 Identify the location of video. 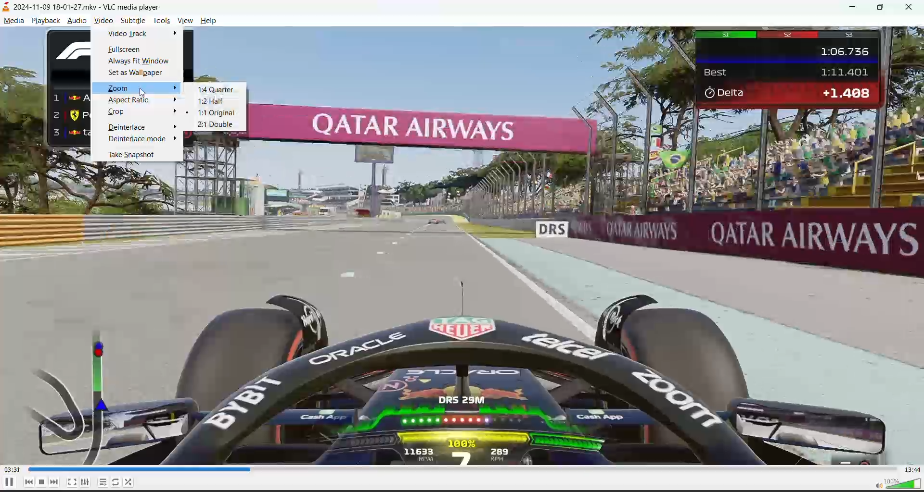
(103, 20).